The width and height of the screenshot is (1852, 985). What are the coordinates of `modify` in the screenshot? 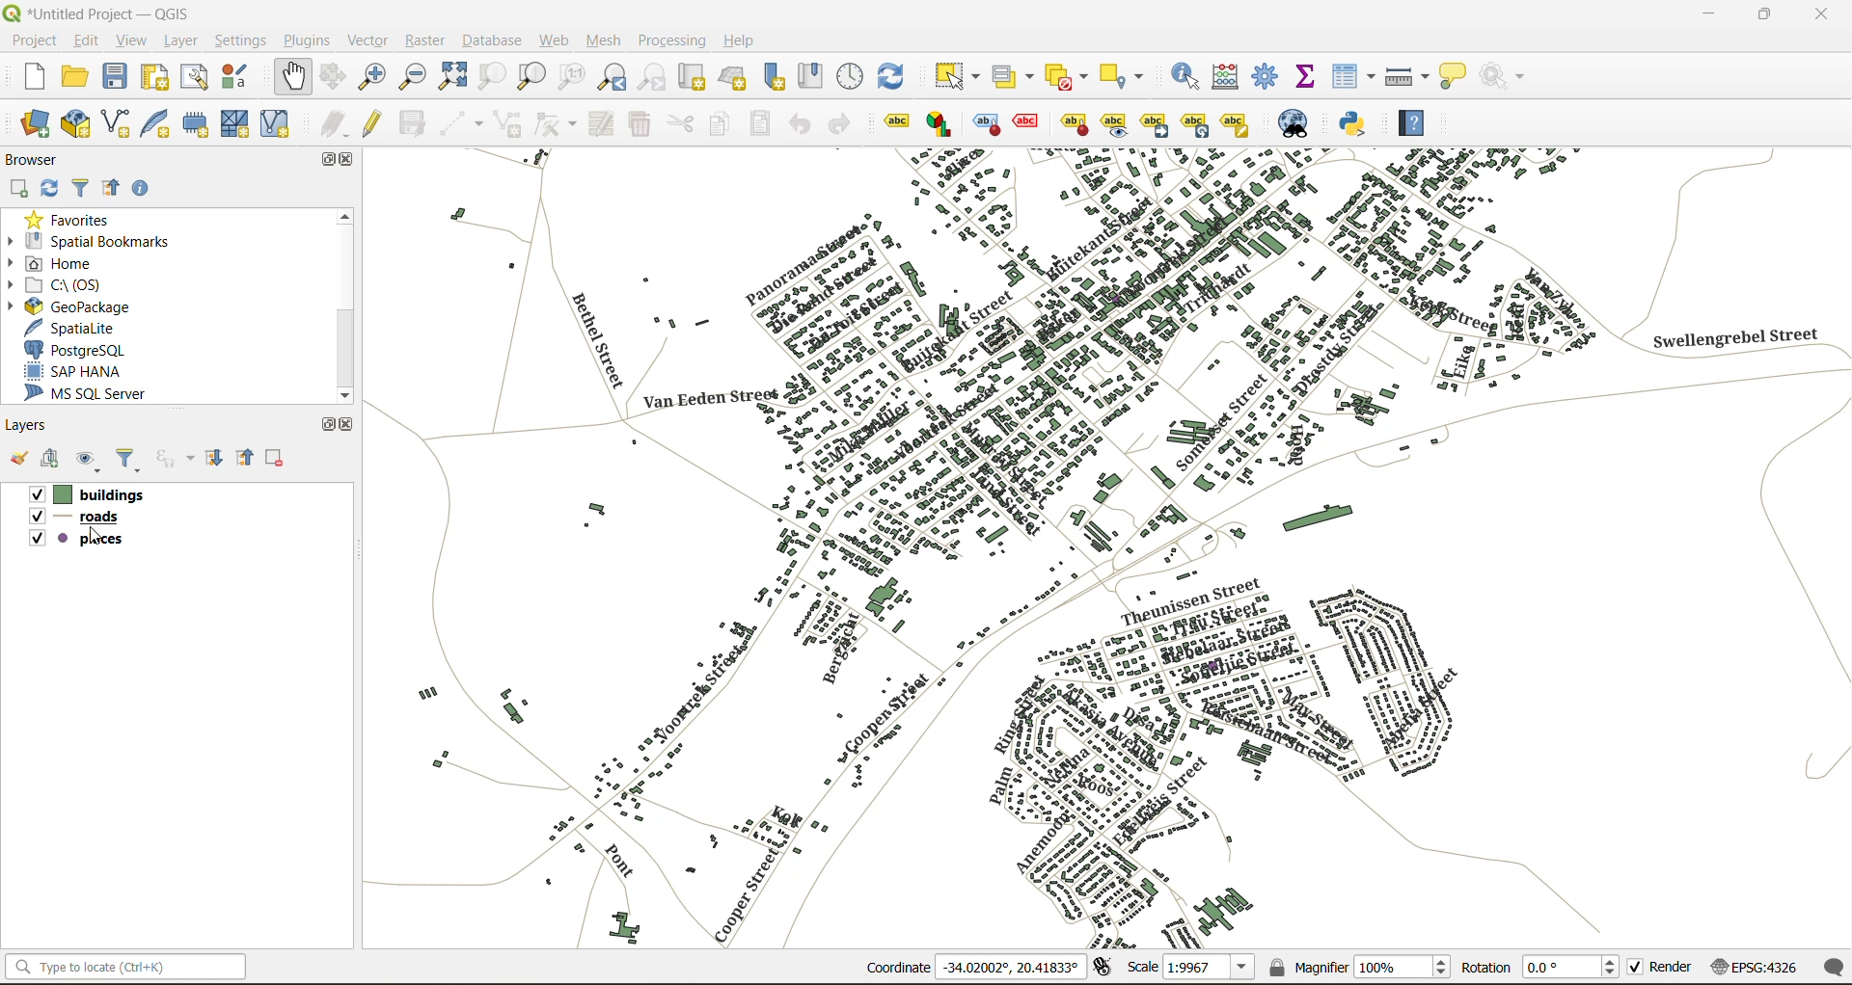 It's located at (605, 126).